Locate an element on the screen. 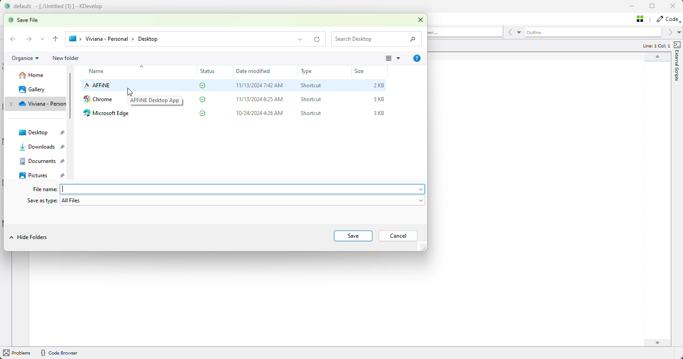 Image resolution: width=683 pixels, height=359 pixels. restore is located at coordinates (655, 7).